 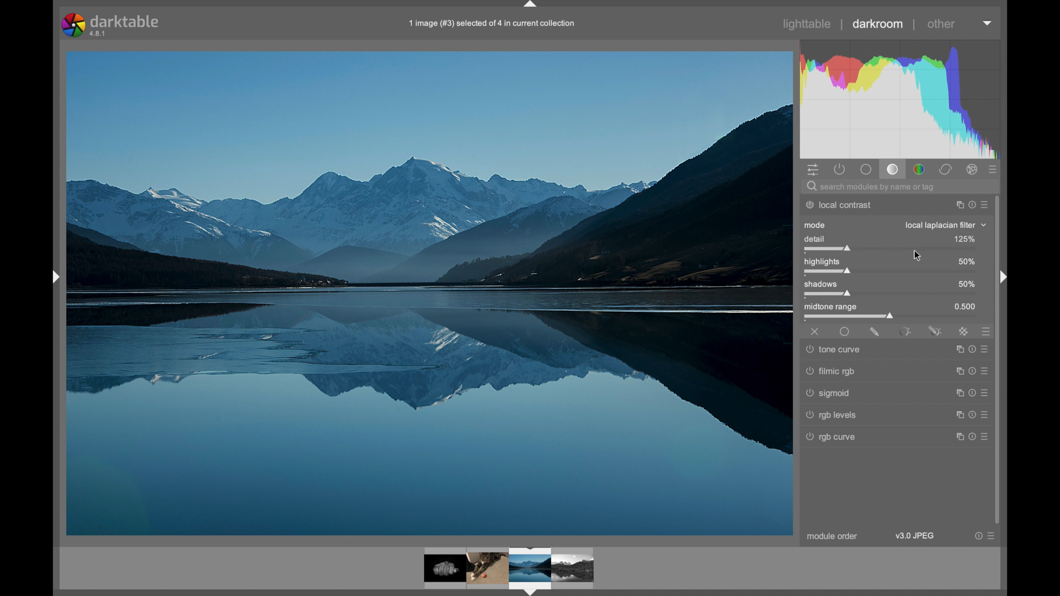 I want to click on more options, so click(x=973, y=436).